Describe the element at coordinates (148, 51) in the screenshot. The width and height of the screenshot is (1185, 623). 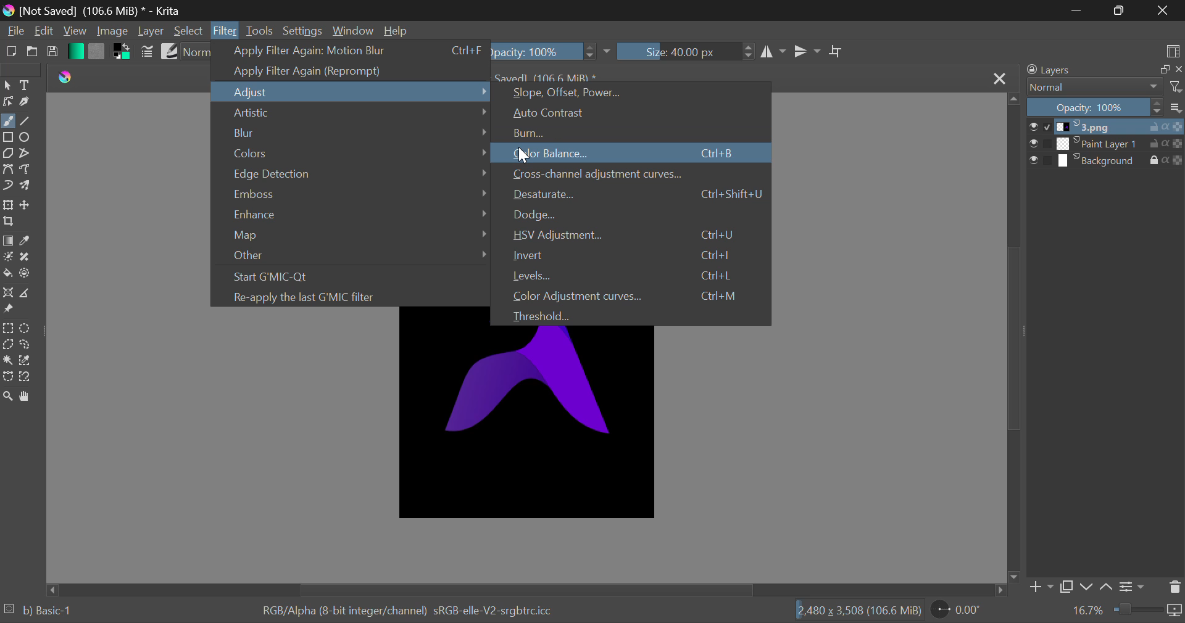
I see `Brush Settings` at that location.